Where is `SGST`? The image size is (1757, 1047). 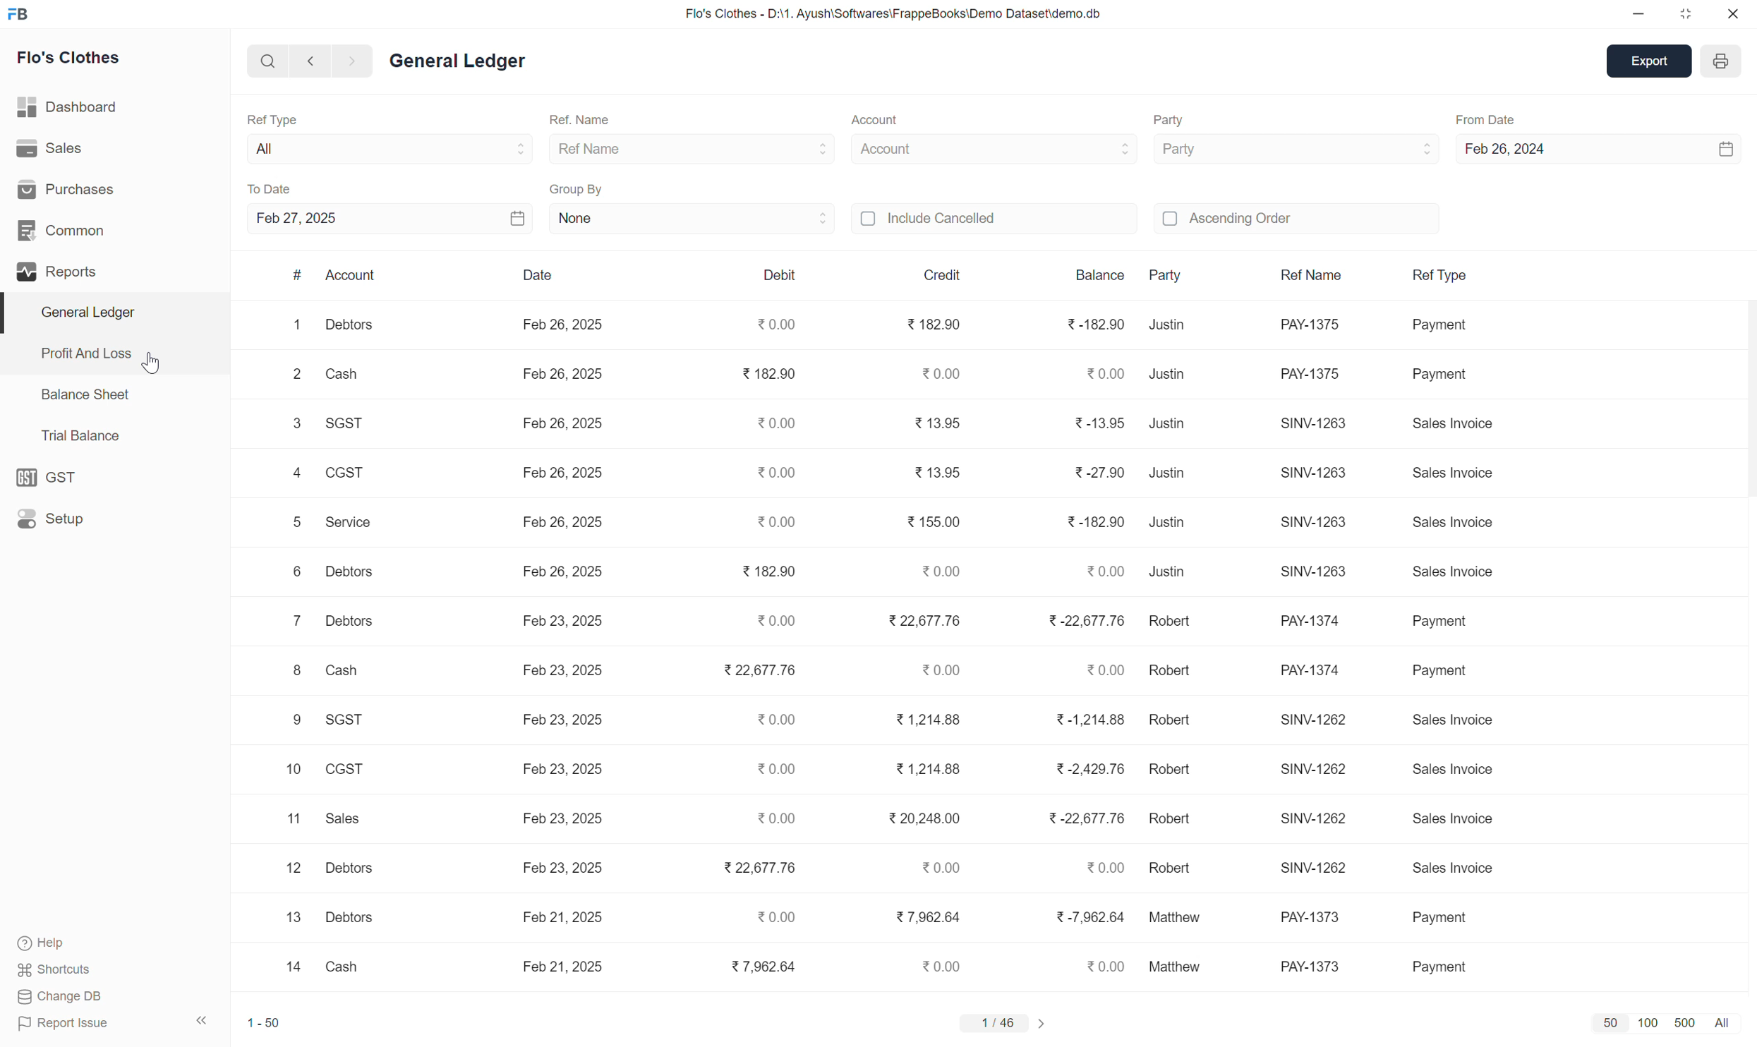
SGST is located at coordinates (345, 425).